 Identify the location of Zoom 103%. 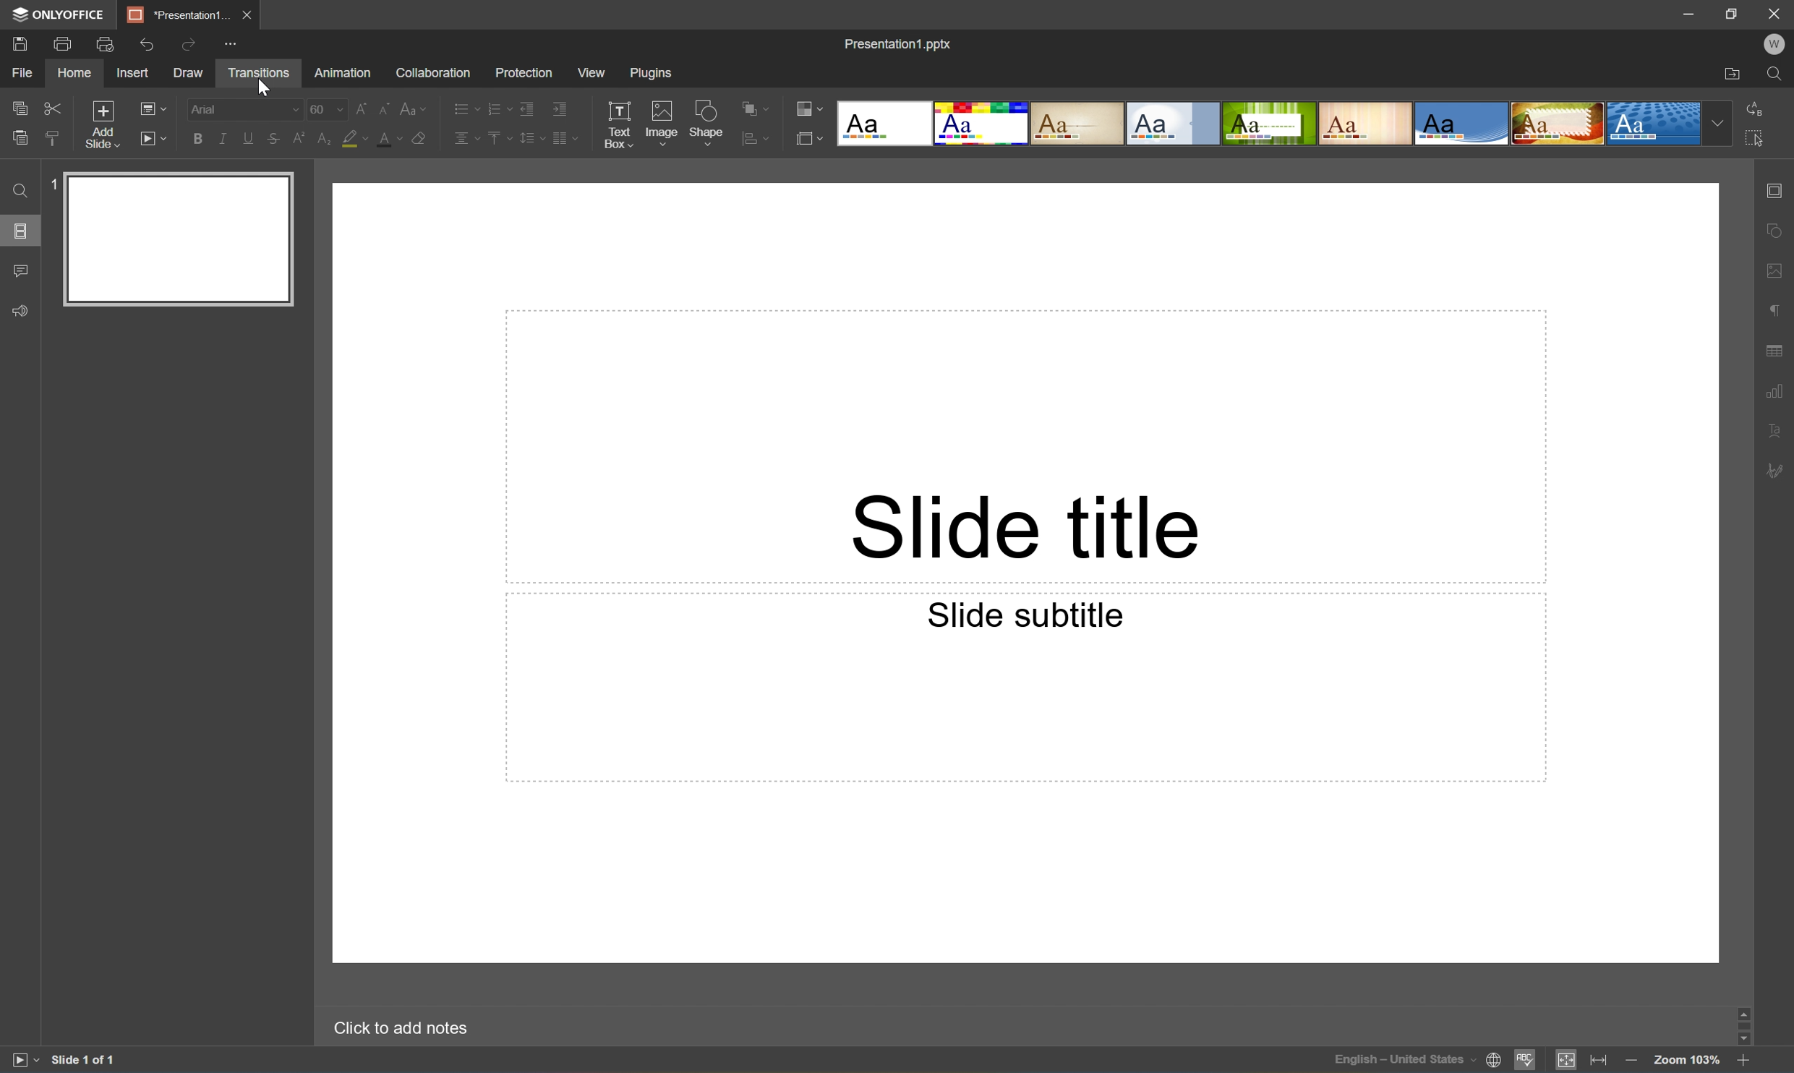
(1683, 1061).